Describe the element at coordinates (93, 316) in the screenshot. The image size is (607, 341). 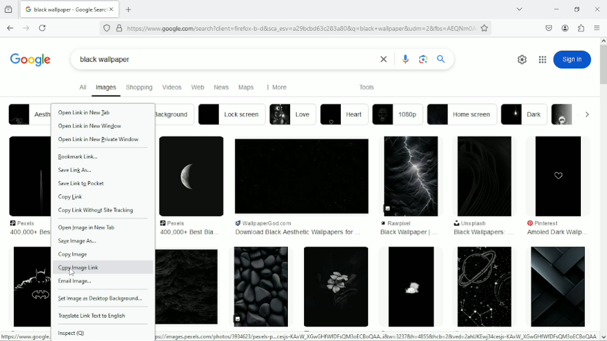
I see `translate link text to english` at that location.